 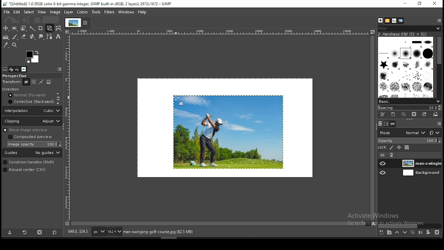 What do you see at coordinates (383, 148) in the screenshot?
I see `lock` at bounding box center [383, 148].